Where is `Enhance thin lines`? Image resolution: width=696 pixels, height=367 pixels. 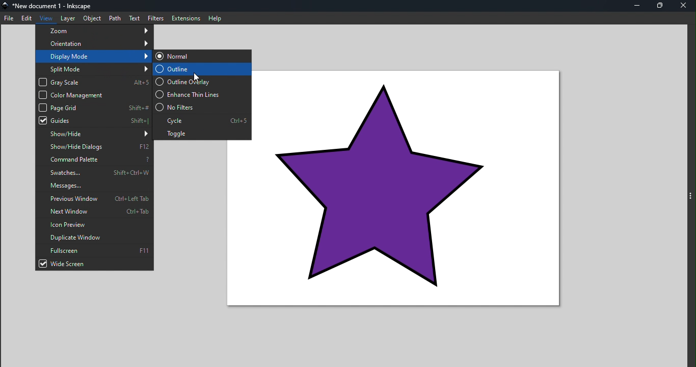 Enhance thin lines is located at coordinates (201, 94).